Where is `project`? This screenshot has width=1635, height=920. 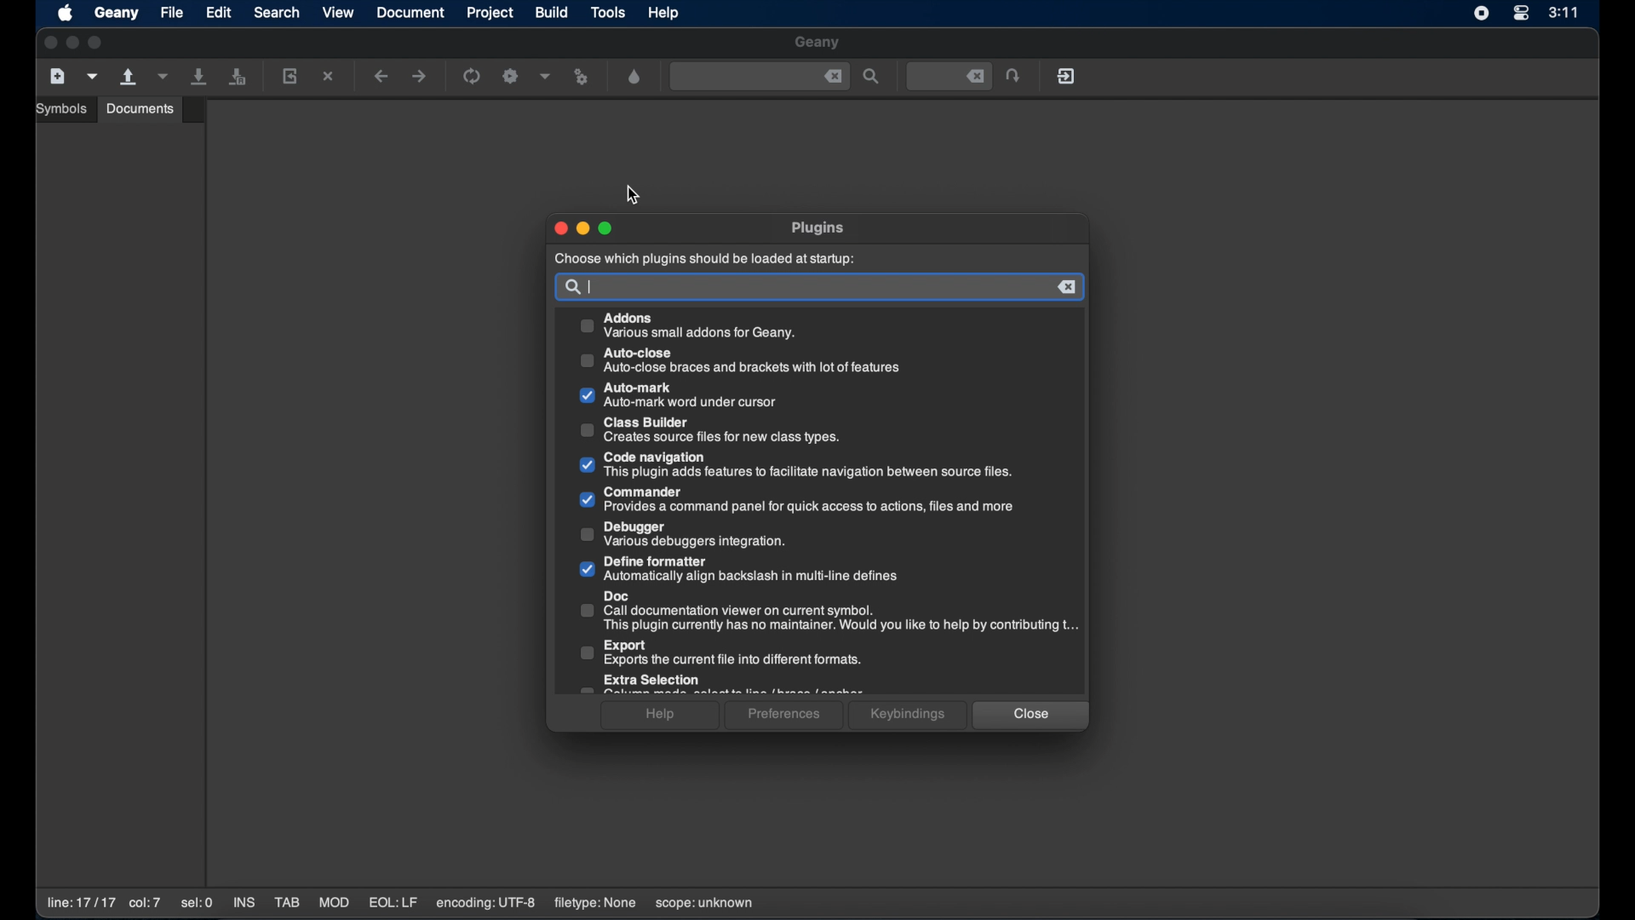
project is located at coordinates (492, 13).